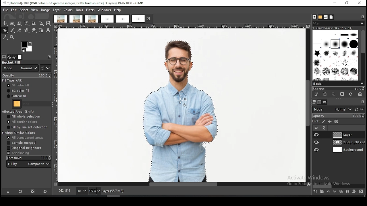 The width and height of the screenshot is (367, 206). I want to click on duplicate brush, so click(334, 95).